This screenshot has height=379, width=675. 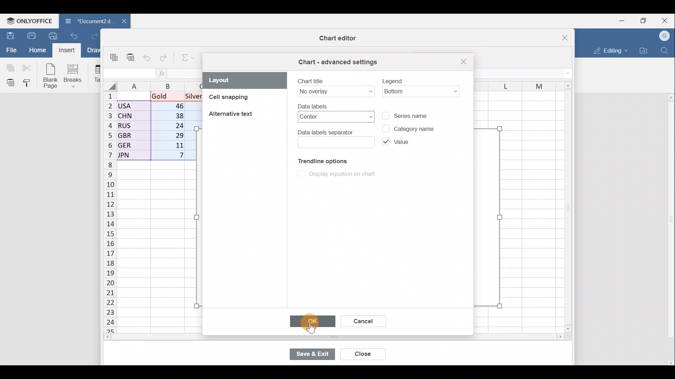 What do you see at coordinates (95, 51) in the screenshot?
I see `Draw` at bounding box center [95, 51].